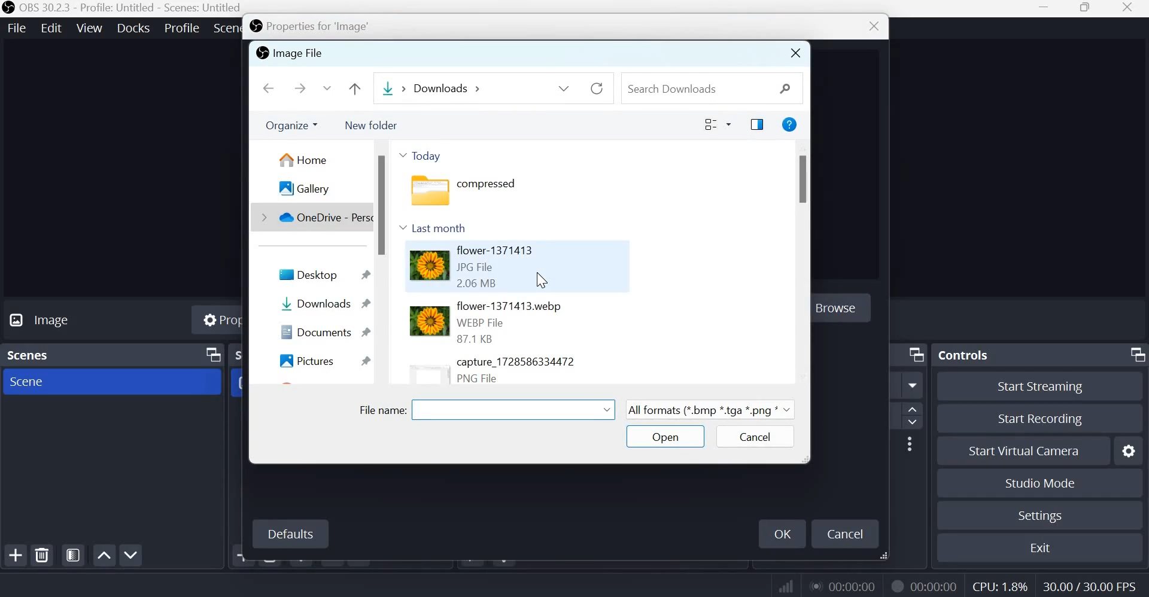  Describe the element at coordinates (1045, 8) in the screenshot. I see `Minimize` at that location.